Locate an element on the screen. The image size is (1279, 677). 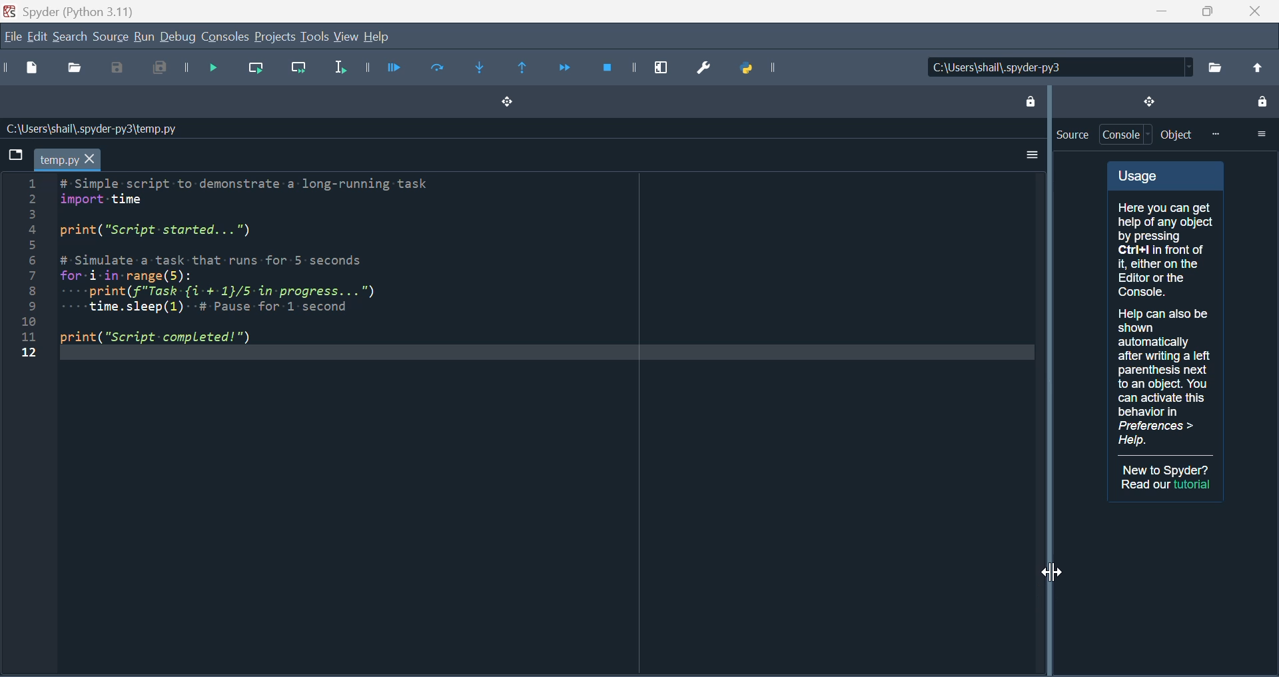
Run current line is located at coordinates (258, 69).